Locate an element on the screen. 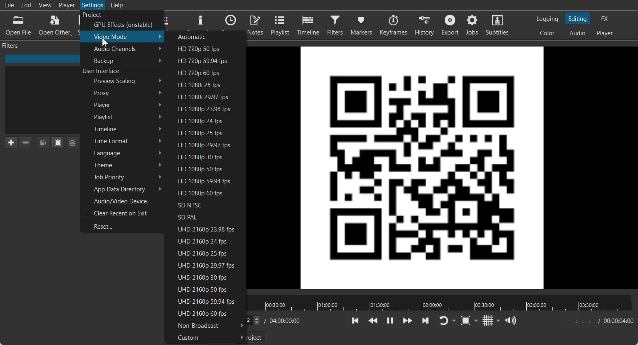 This screenshot has width=638, height=345. Skip to the next point is located at coordinates (425, 321).